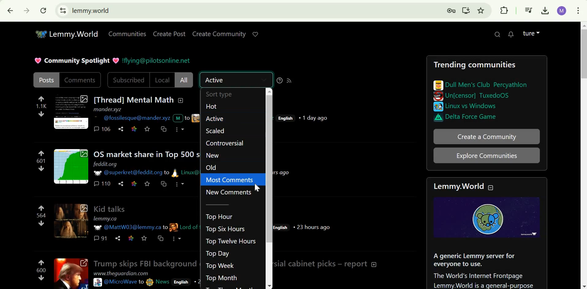 Image resolution: width=587 pixels, height=289 pixels. Describe the element at coordinates (102, 128) in the screenshot. I see `comments` at that location.